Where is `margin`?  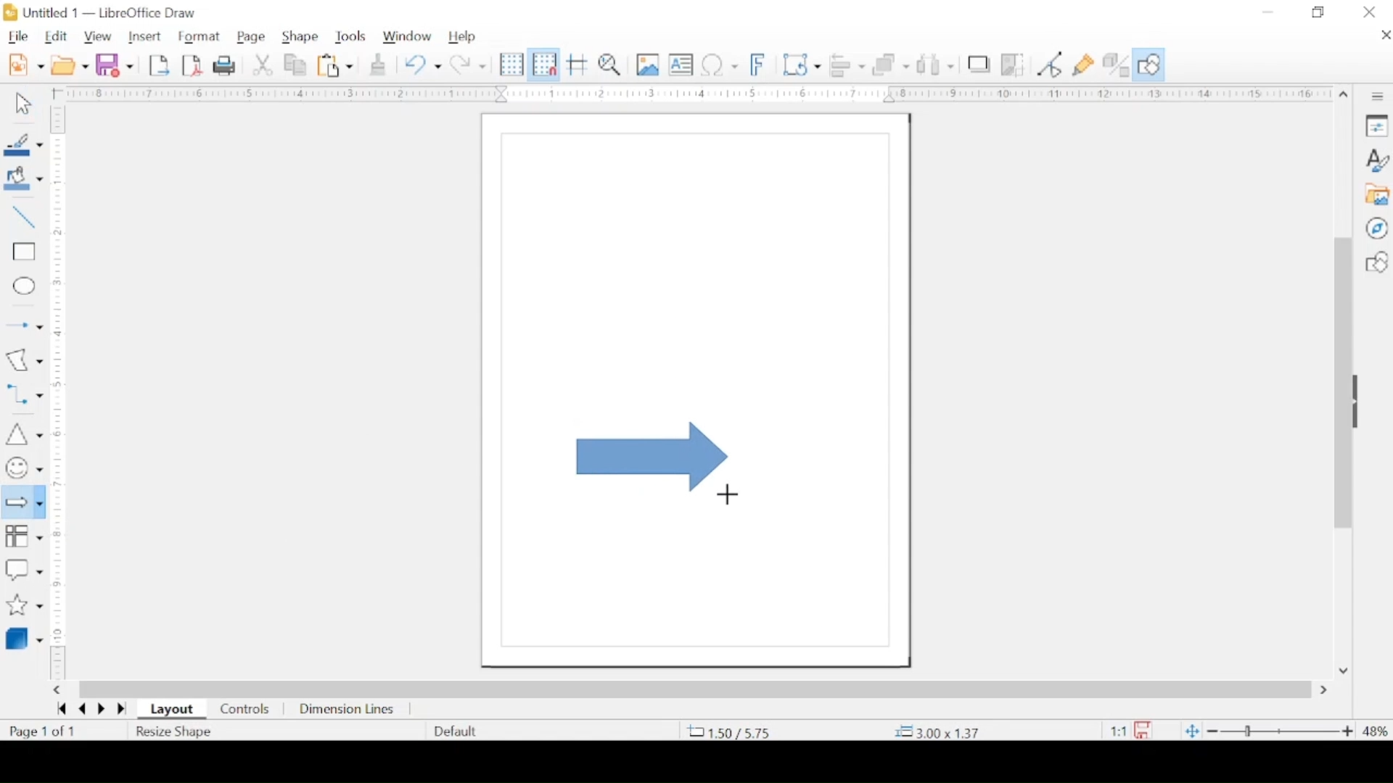 margin is located at coordinates (59, 610).